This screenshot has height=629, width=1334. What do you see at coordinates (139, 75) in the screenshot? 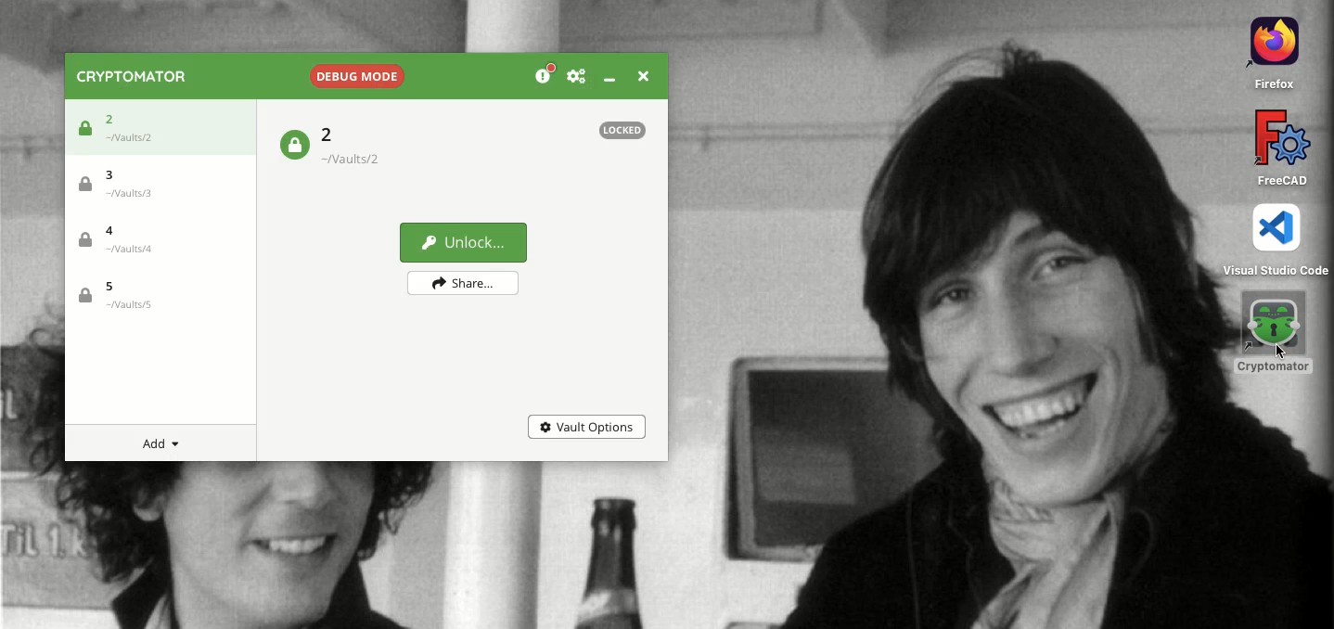
I see `Cryptomator` at bounding box center [139, 75].